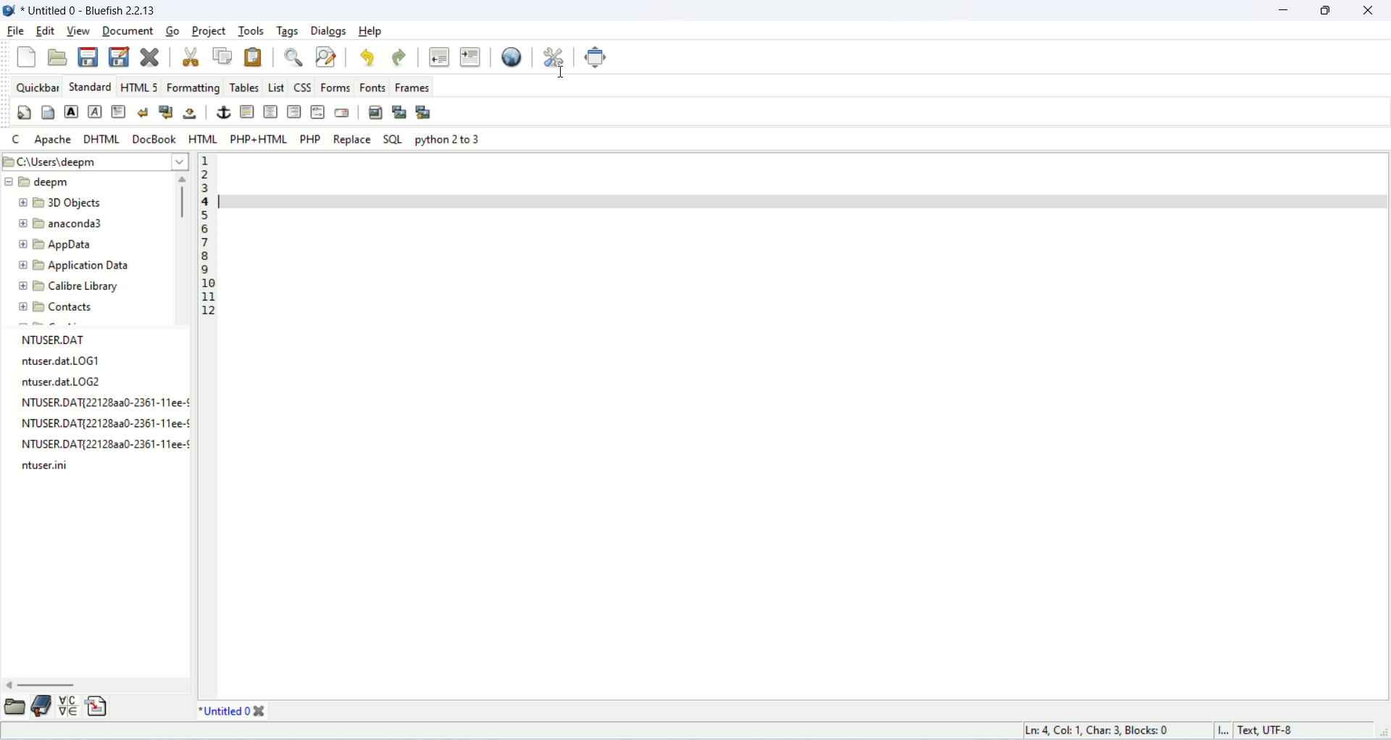 This screenshot has height=740, width=1391. What do you see at coordinates (171, 30) in the screenshot?
I see `go` at bounding box center [171, 30].